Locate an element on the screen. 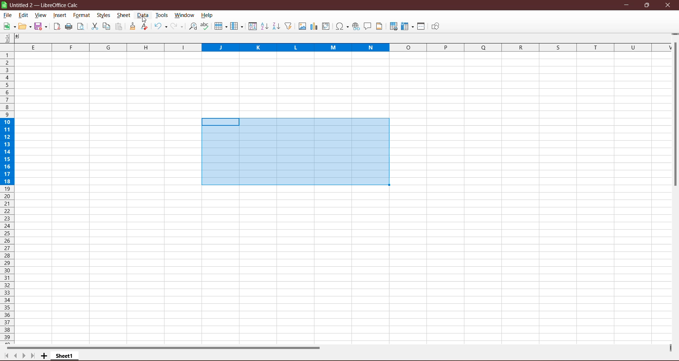  Edit is located at coordinates (25, 26).